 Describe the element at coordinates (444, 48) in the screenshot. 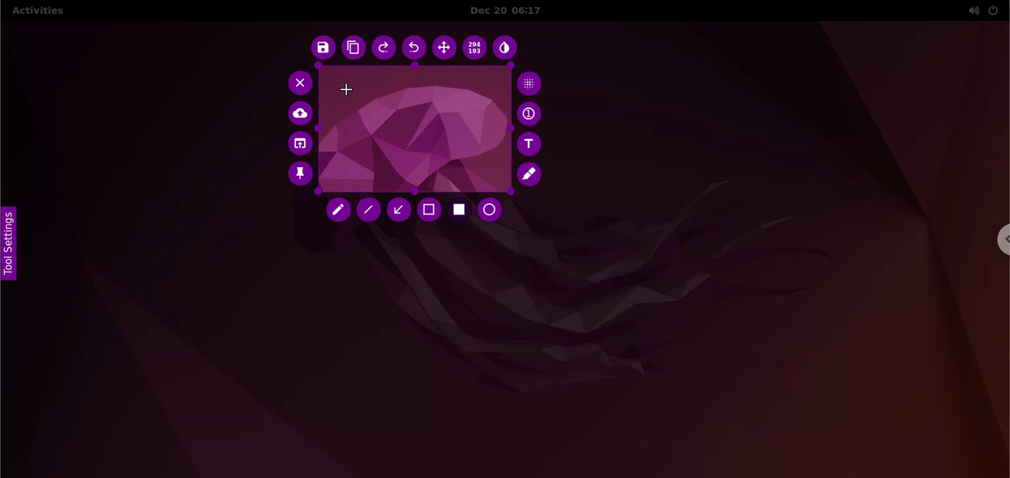

I see `move selection` at that location.